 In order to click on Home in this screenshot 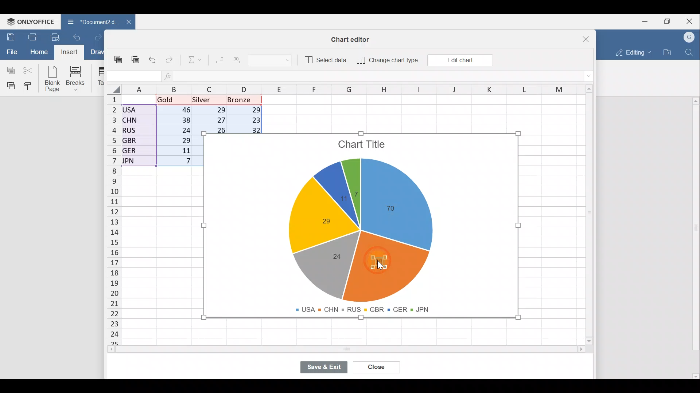, I will do `click(39, 52)`.